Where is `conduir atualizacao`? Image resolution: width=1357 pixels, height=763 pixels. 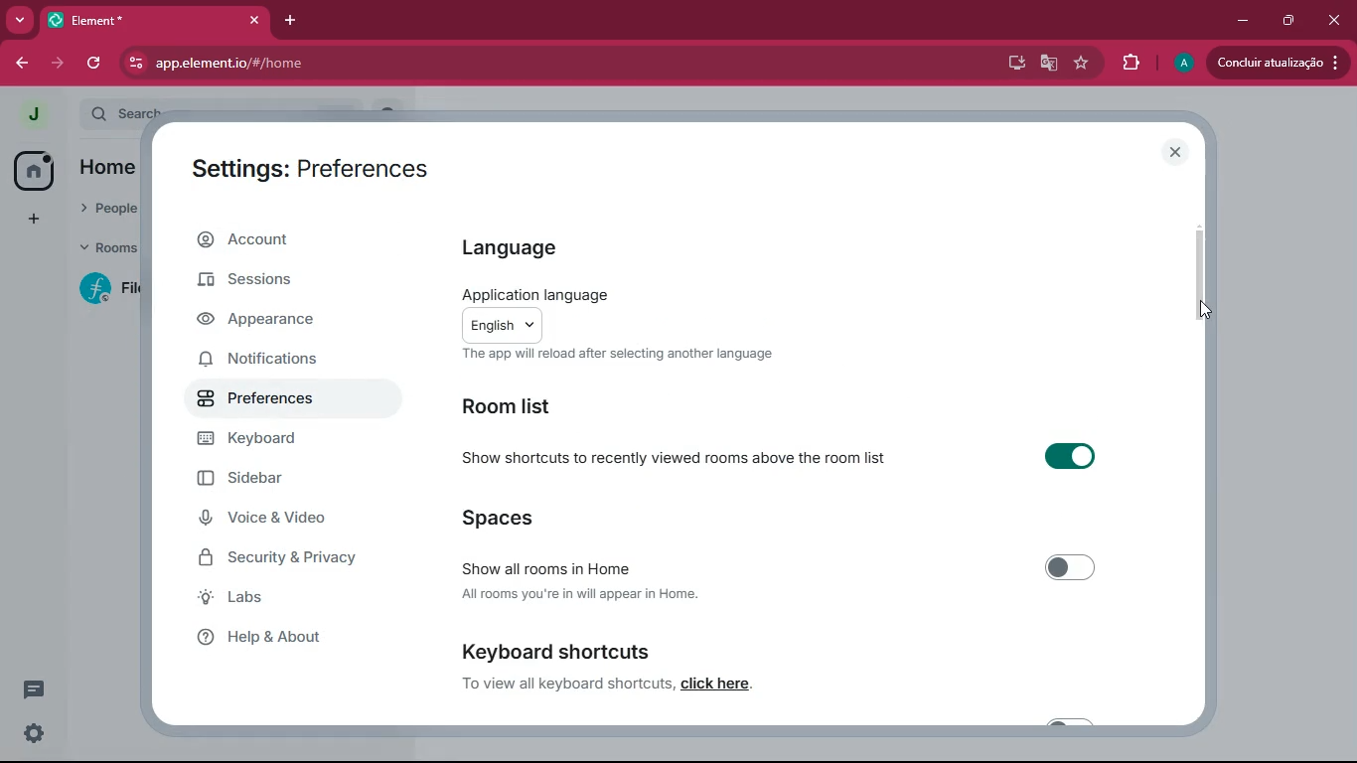 conduir atualizacao is located at coordinates (1277, 61).